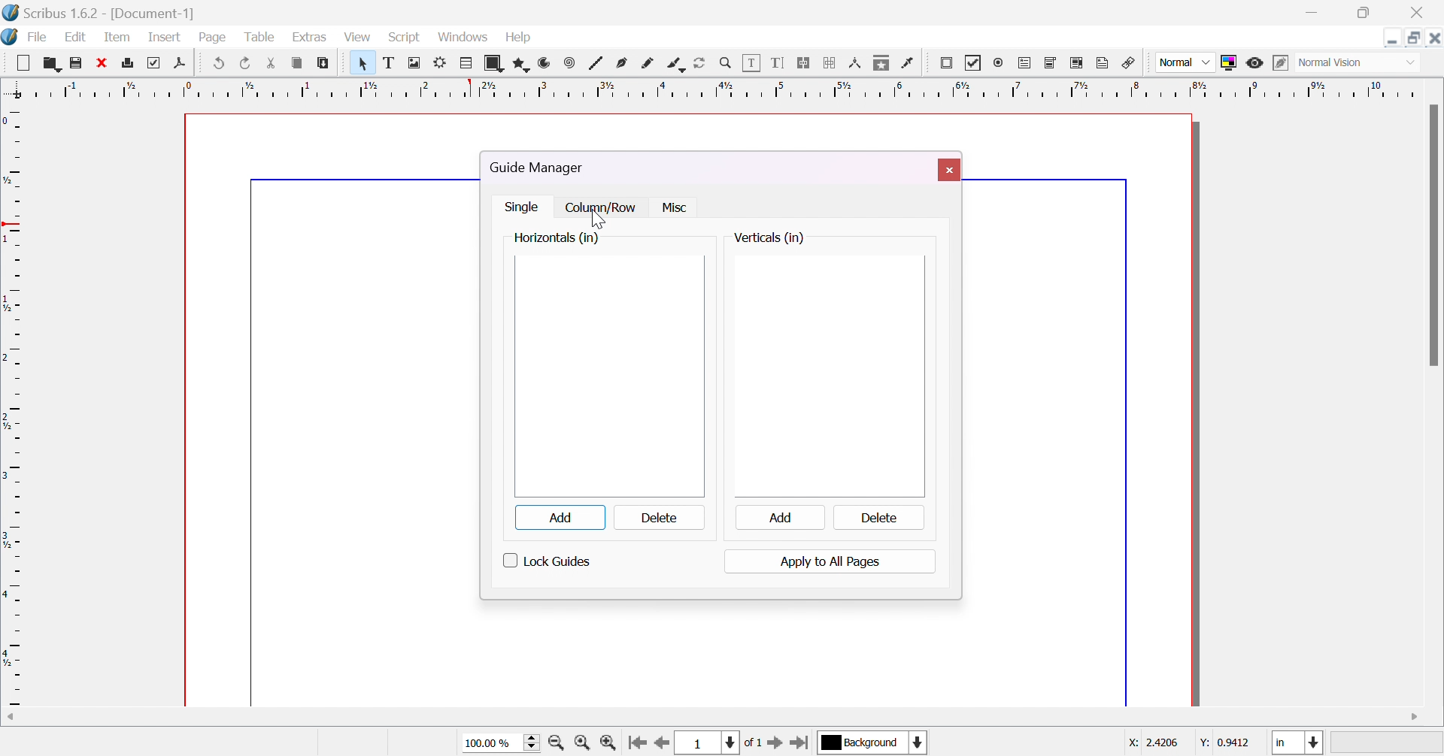 This screenshot has height=756, width=1444. Describe the element at coordinates (770, 237) in the screenshot. I see `verticals(in)` at that location.